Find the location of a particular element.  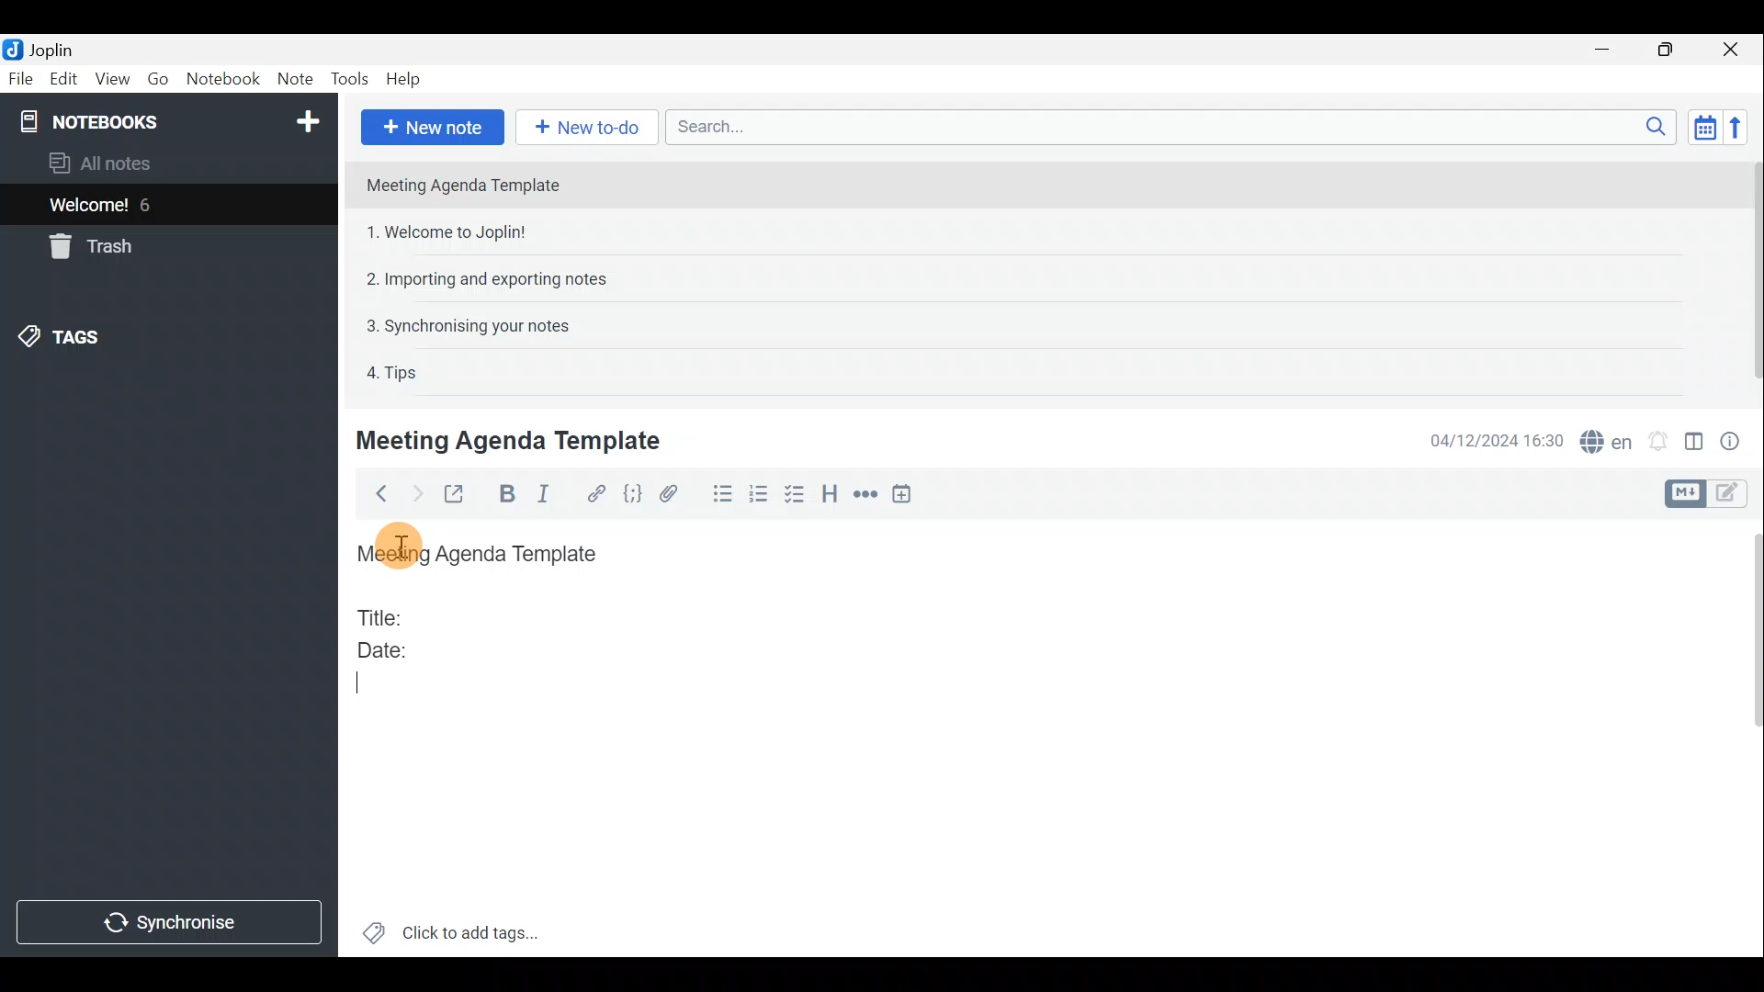

Code is located at coordinates (635, 495).